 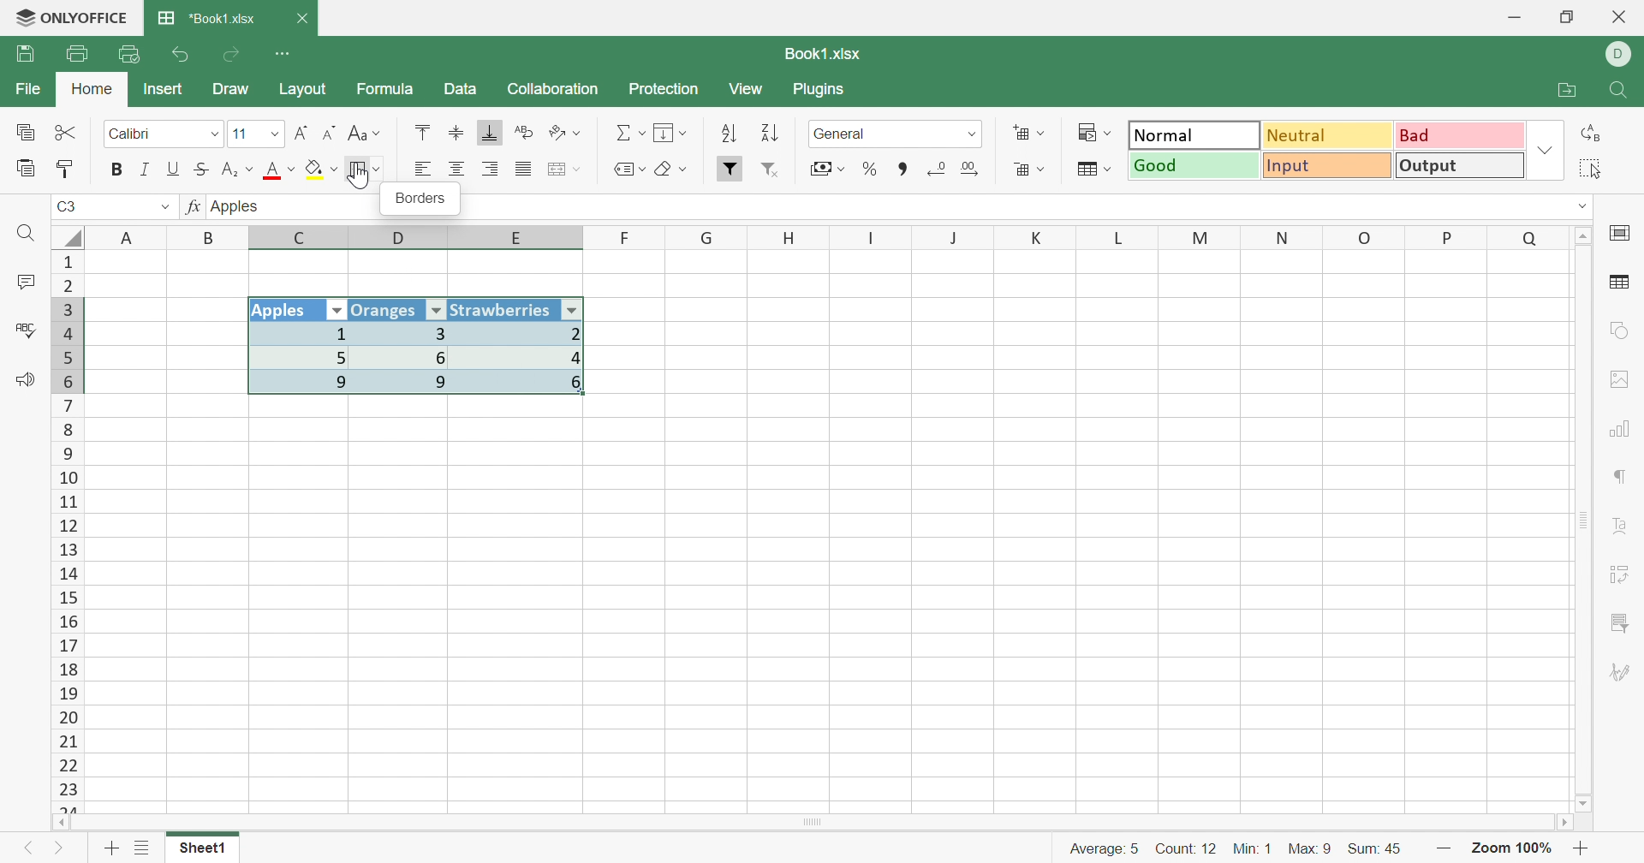 What do you see at coordinates (68, 344) in the screenshot?
I see `Row numbers 3, 4, 5, 6 and 7 highlighted` at bounding box center [68, 344].